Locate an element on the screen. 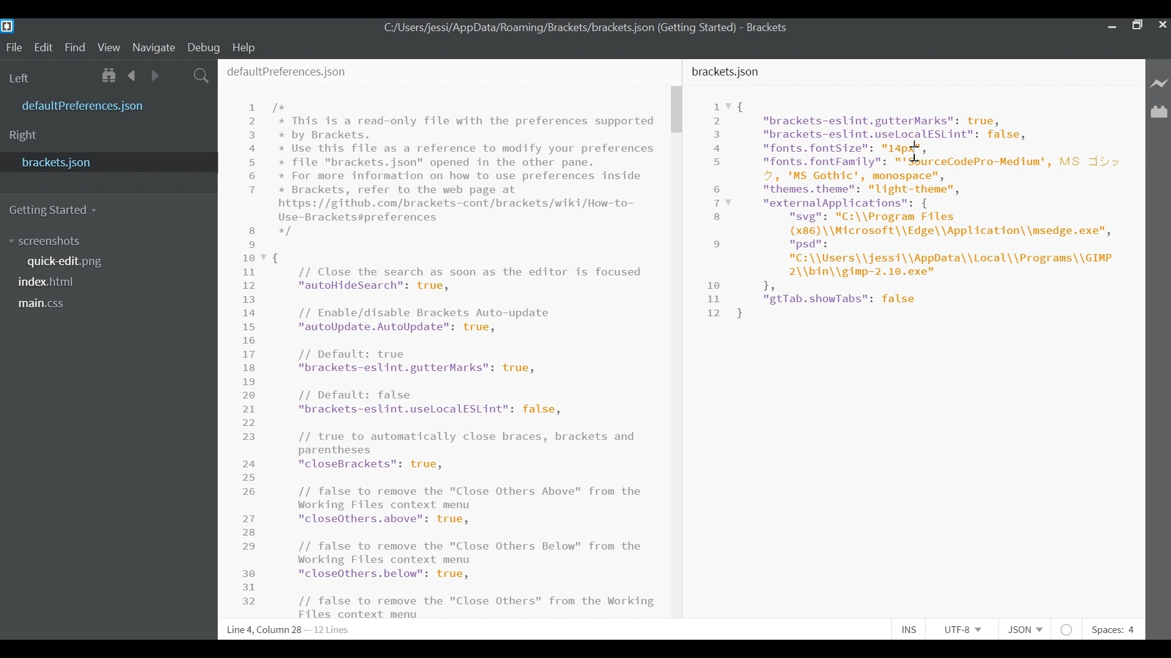 The image size is (1171, 658). bracket.json is located at coordinates (105, 163).